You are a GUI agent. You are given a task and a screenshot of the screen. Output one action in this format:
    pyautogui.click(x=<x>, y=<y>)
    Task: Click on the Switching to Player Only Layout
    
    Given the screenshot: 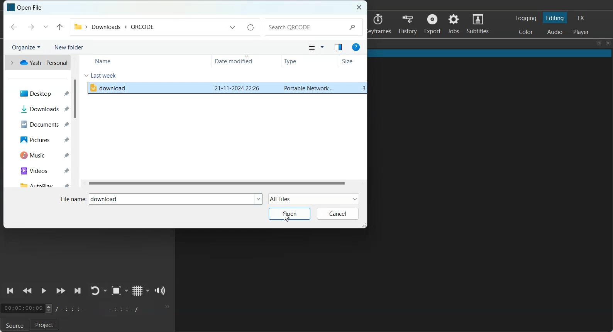 What is the action you would take?
    pyautogui.click(x=582, y=32)
    